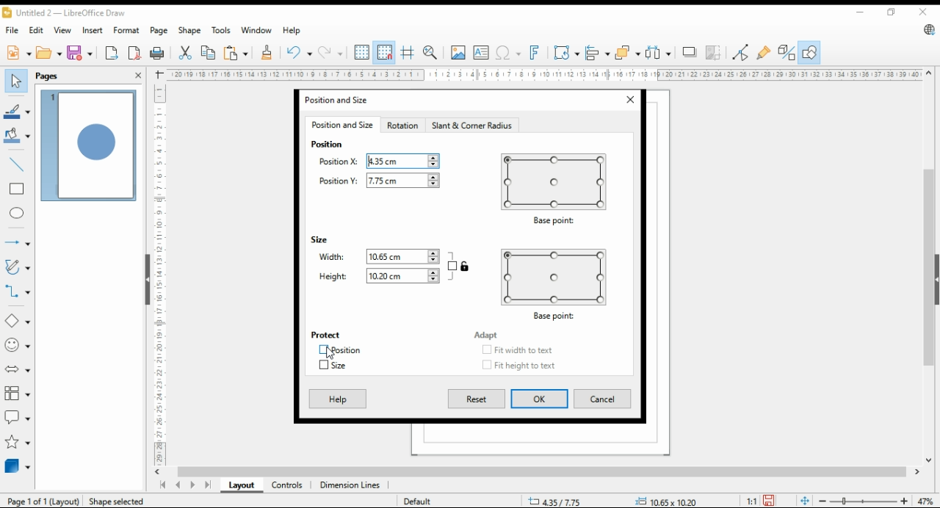 The width and height of the screenshot is (940, 508). What do you see at coordinates (117, 501) in the screenshot?
I see `Shape selected` at bounding box center [117, 501].